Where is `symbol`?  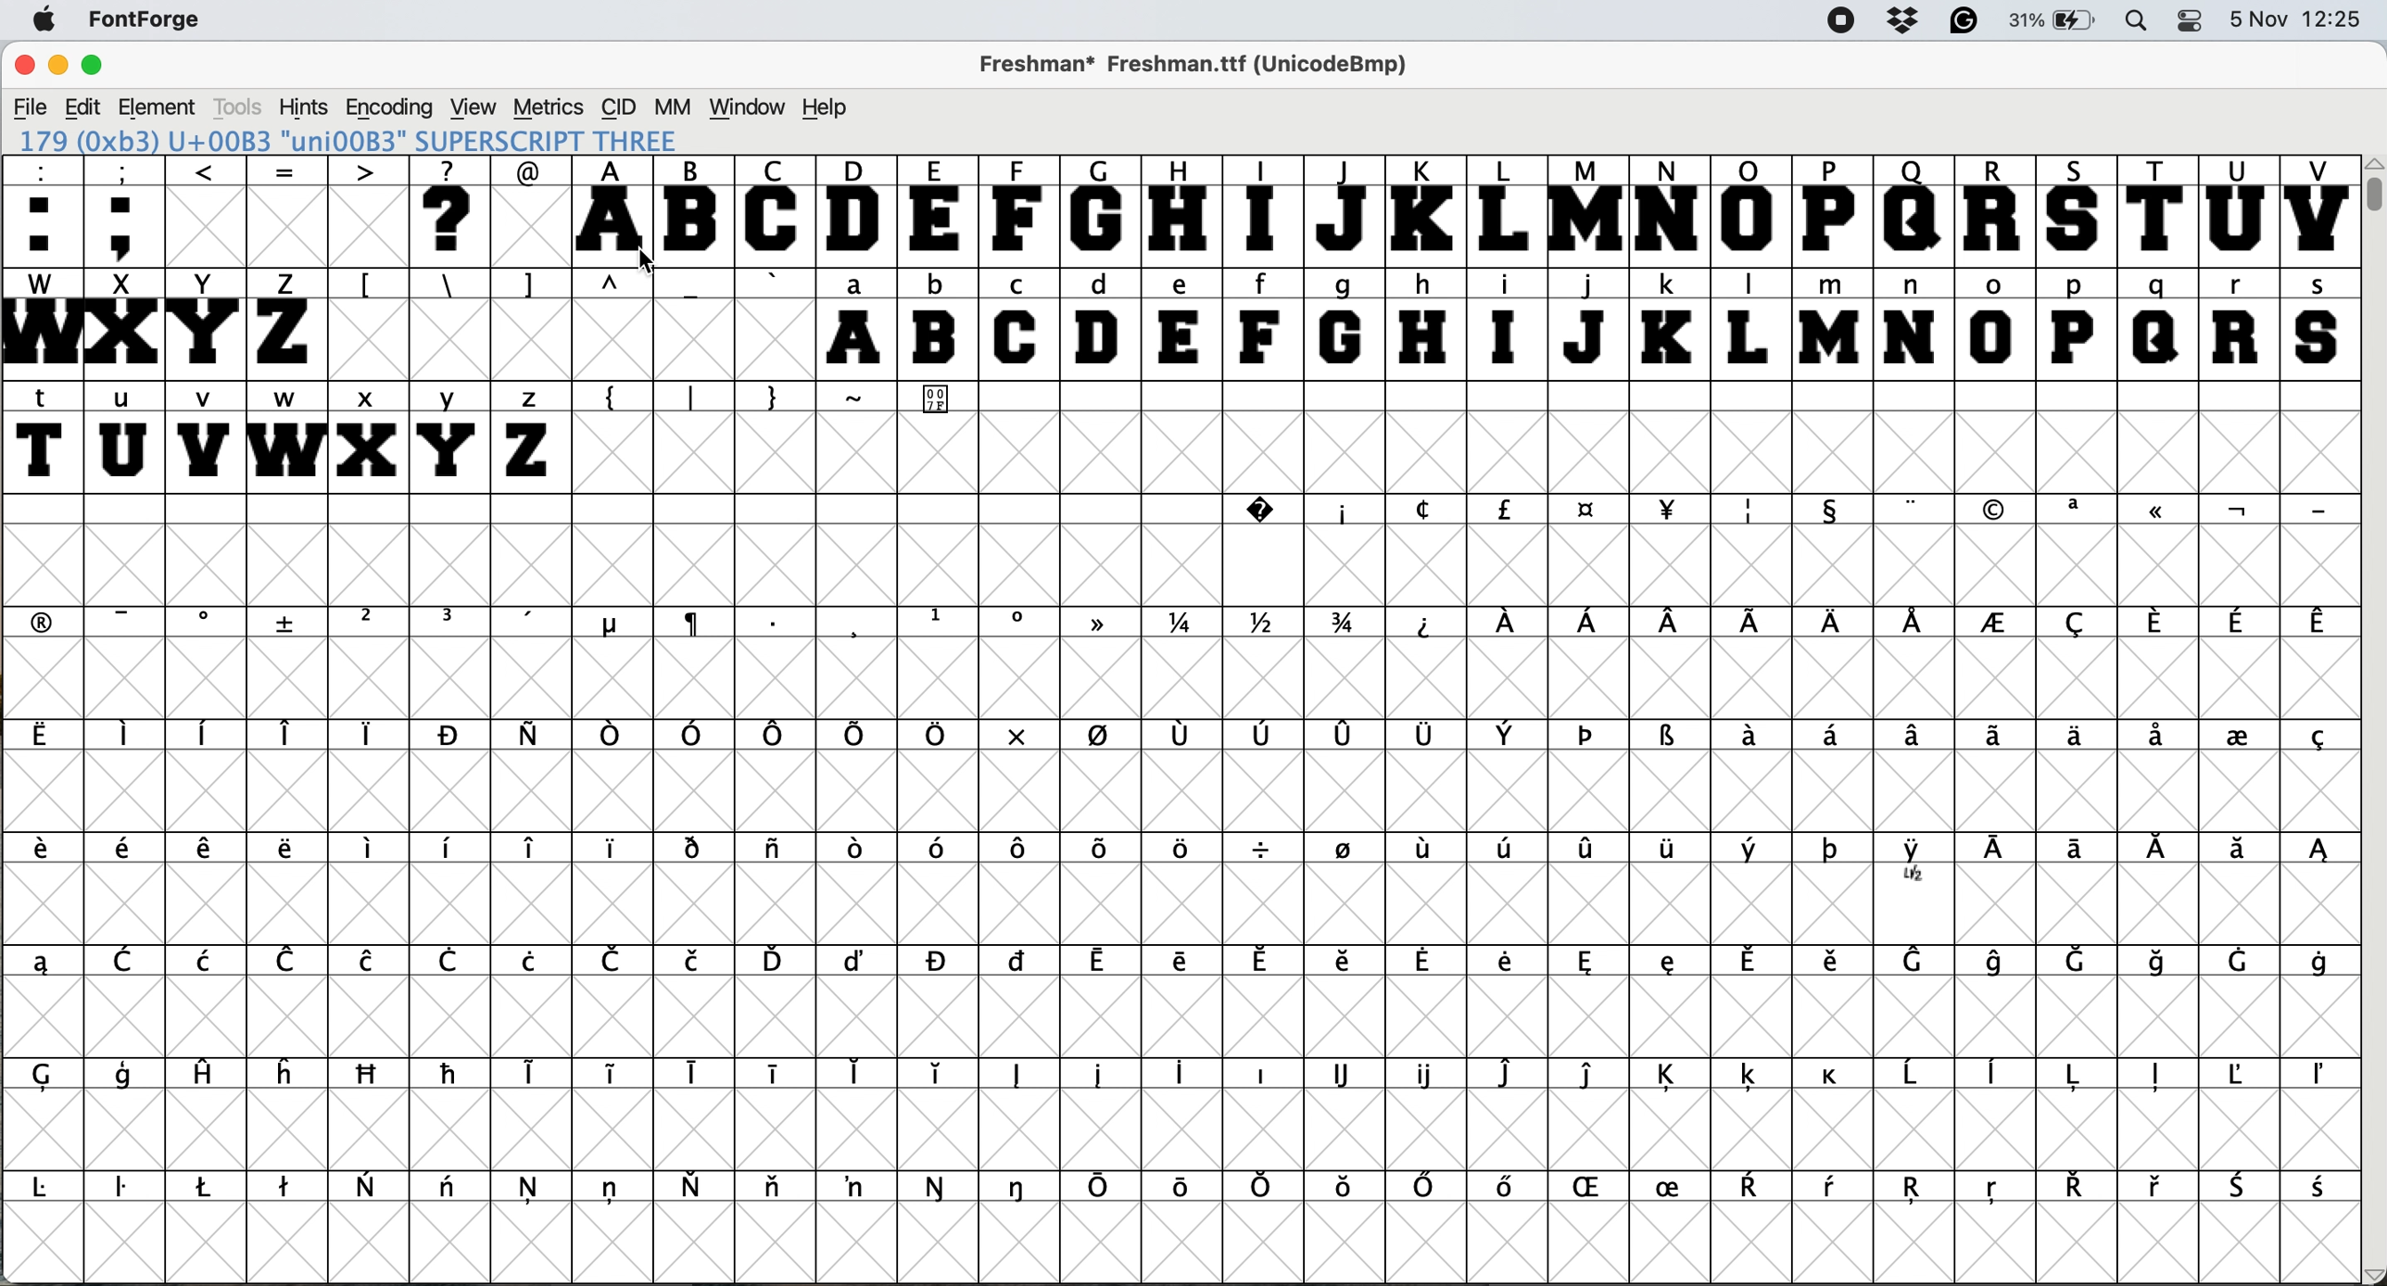 symbol is located at coordinates (1346, 736).